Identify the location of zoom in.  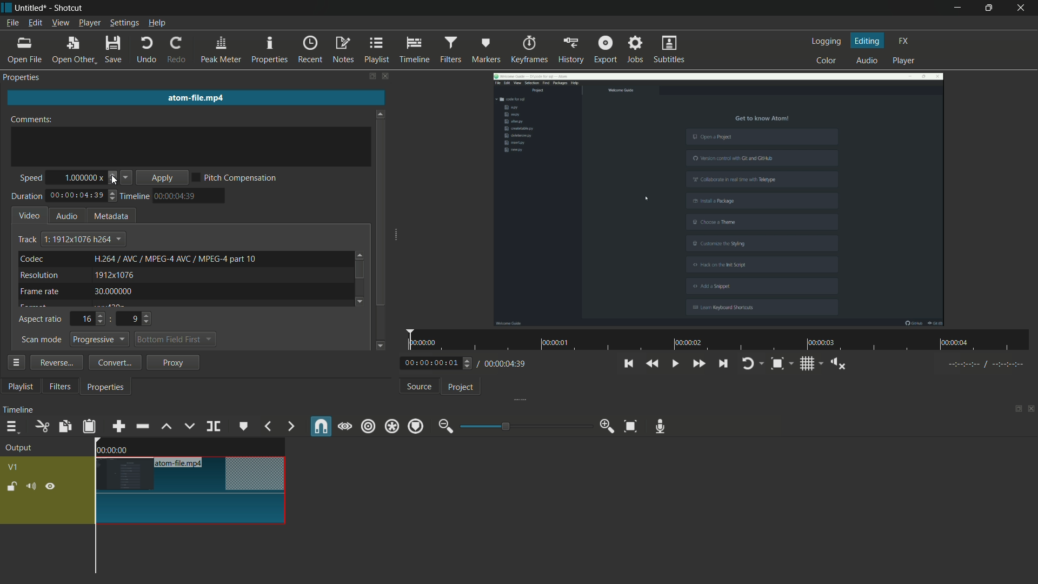
(609, 426).